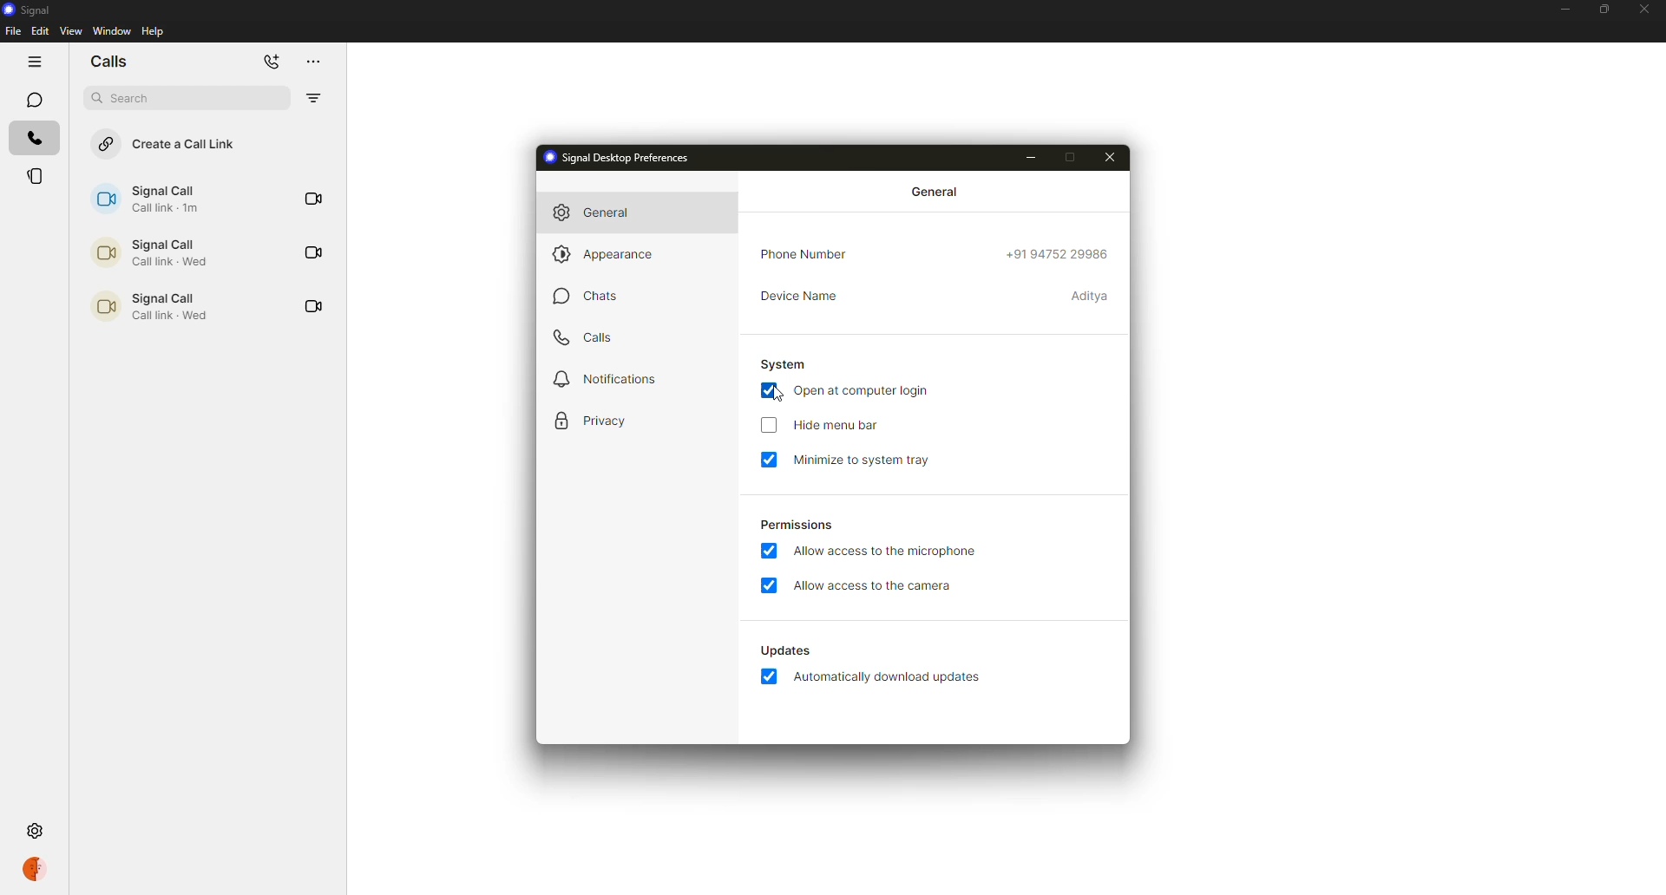 The width and height of the screenshot is (1666, 895). I want to click on signal desktop preferences, so click(621, 157).